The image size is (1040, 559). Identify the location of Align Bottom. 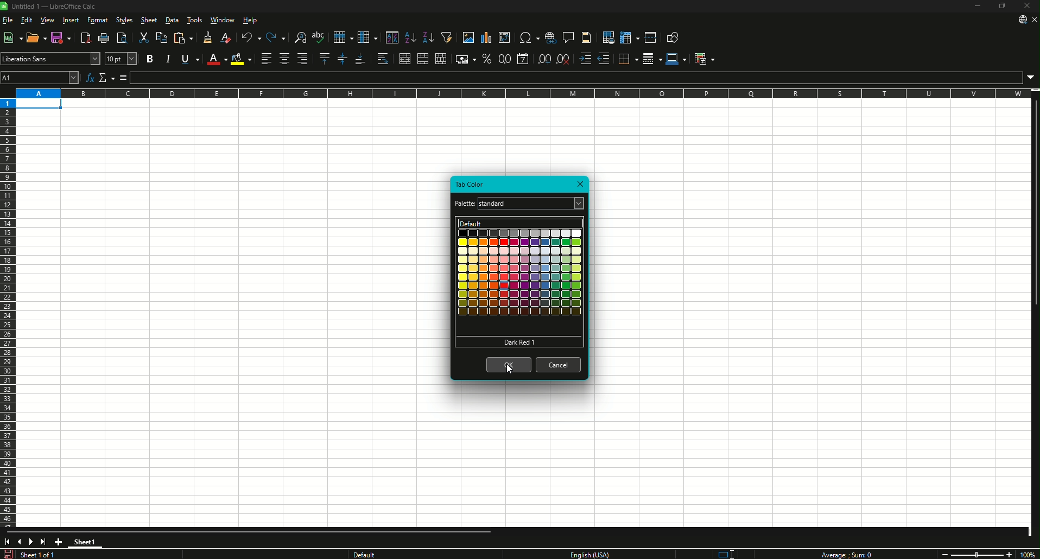
(360, 59).